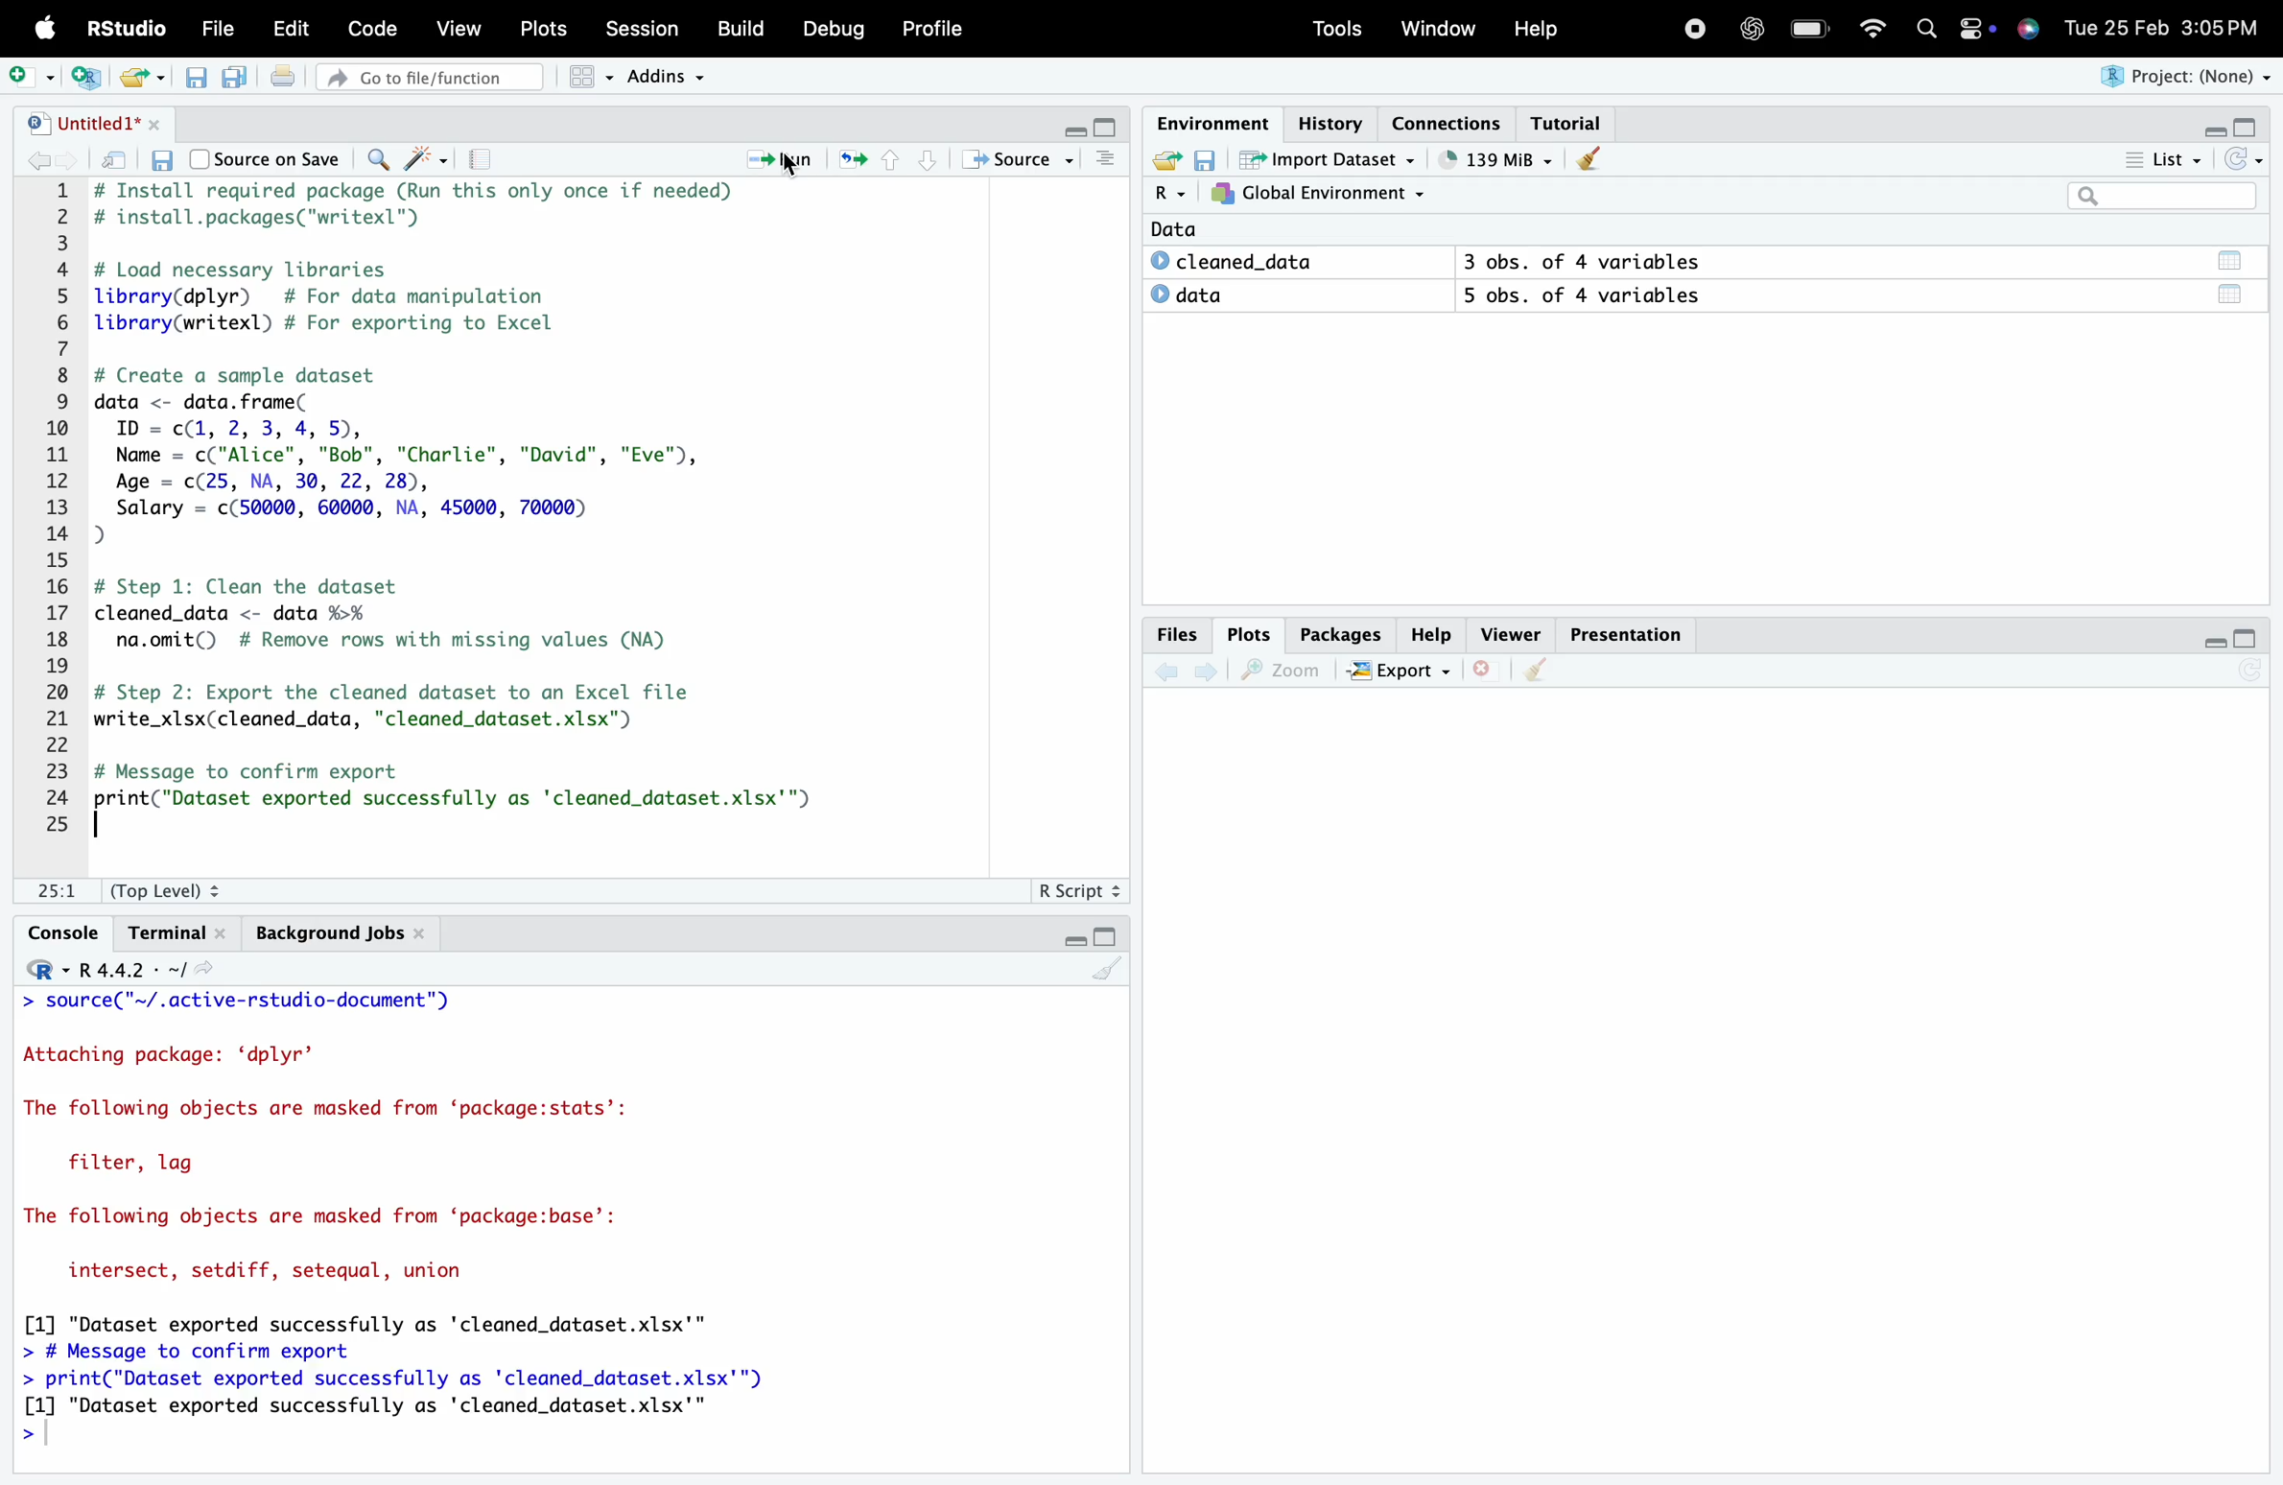 The width and height of the screenshot is (2283, 1485). What do you see at coordinates (479, 158) in the screenshot?
I see `Compile Report (Ctrl + Shift + K)` at bounding box center [479, 158].